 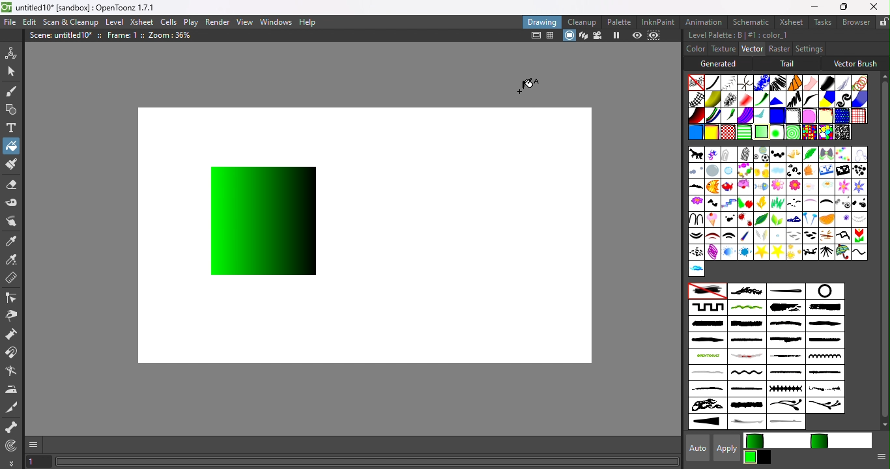 I want to click on medium_brush4, so click(x=784, y=340).